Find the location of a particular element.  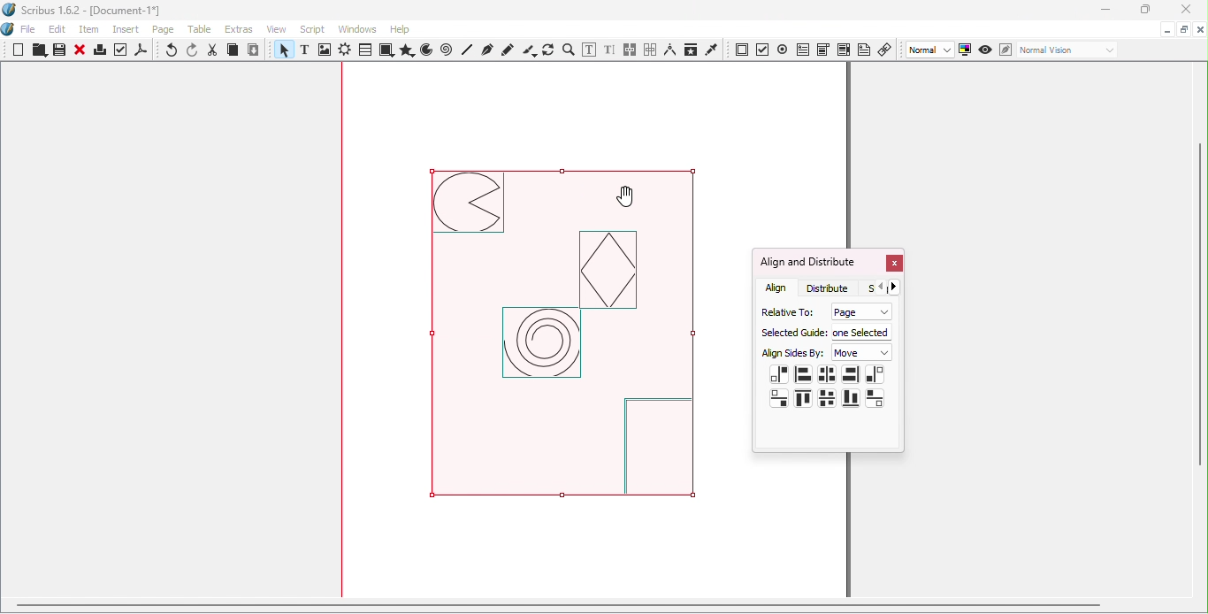

Insert is located at coordinates (128, 27).